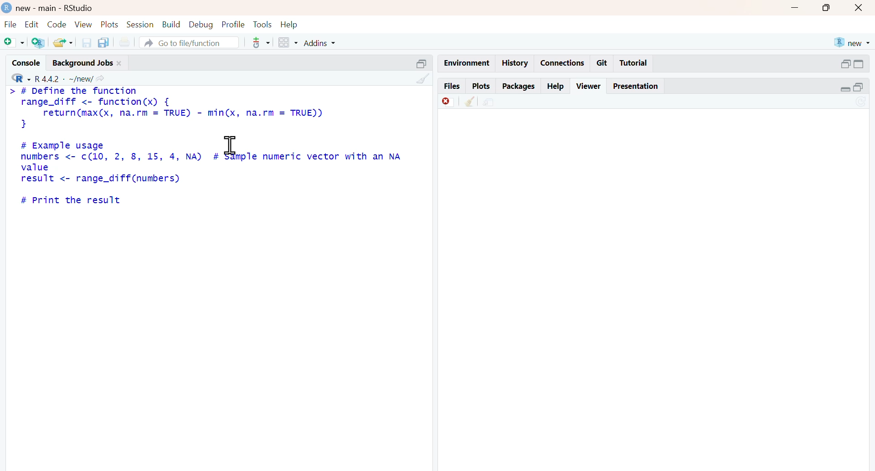  What do you see at coordinates (141, 25) in the screenshot?
I see `session` at bounding box center [141, 25].